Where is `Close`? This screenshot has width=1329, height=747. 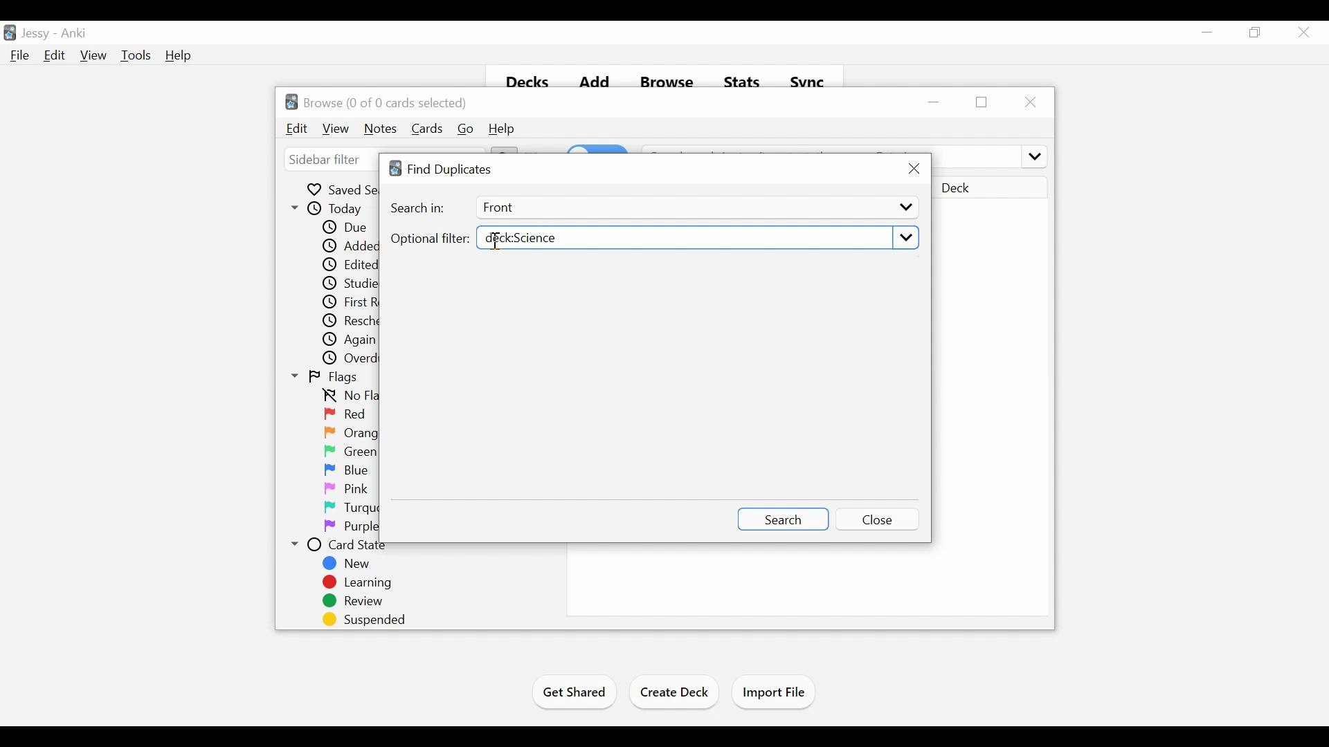 Close is located at coordinates (879, 518).